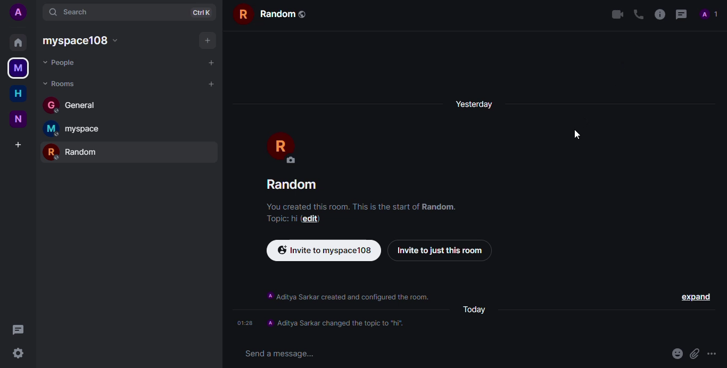 The width and height of the screenshot is (727, 368). Describe the element at coordinates (60, 83) in the screenshot. I see `rooms` at that location.